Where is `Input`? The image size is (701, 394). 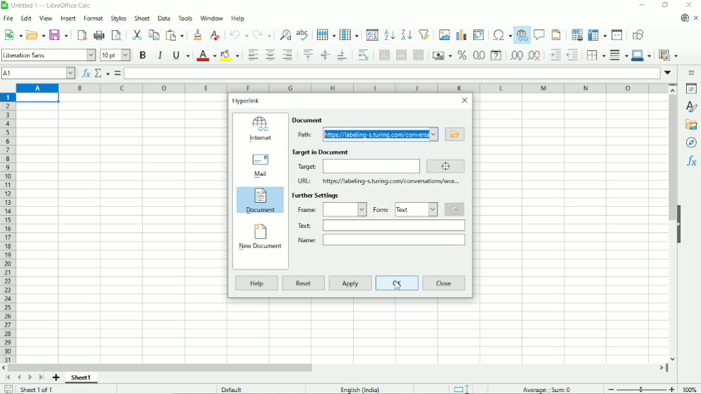 Input is located at coordinates (392, 239).